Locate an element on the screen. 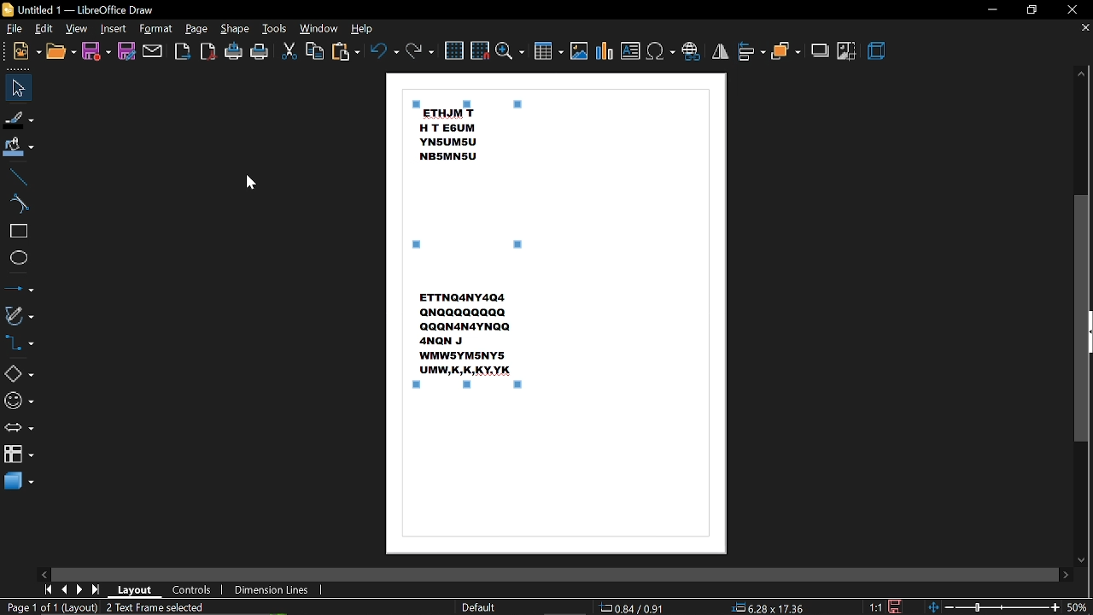 Image resolution: width=1093 pixels, height=615 pixels. close tab is located at coordinates (1084, 28).